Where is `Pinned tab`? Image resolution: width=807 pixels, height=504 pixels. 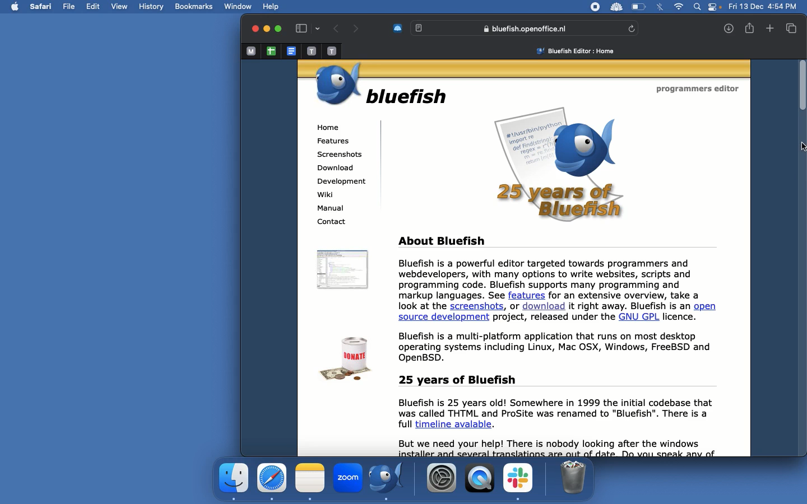
Pinned tab is located at coordinates (251, 51).